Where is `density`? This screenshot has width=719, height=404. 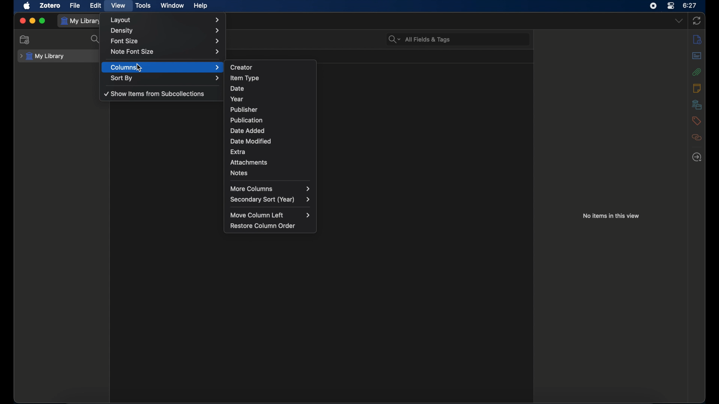 density is located at coordinates (166, 31).